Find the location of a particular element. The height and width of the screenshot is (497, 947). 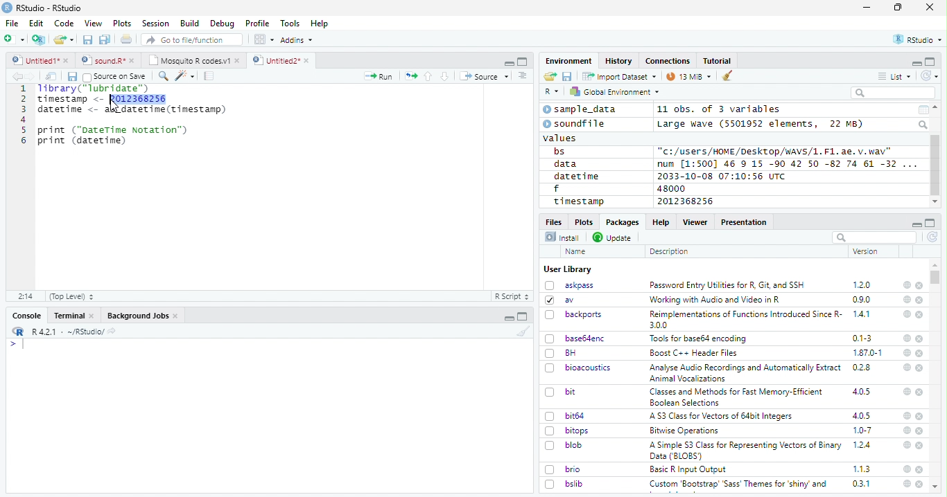

BH is located at coordinates (562, 353).